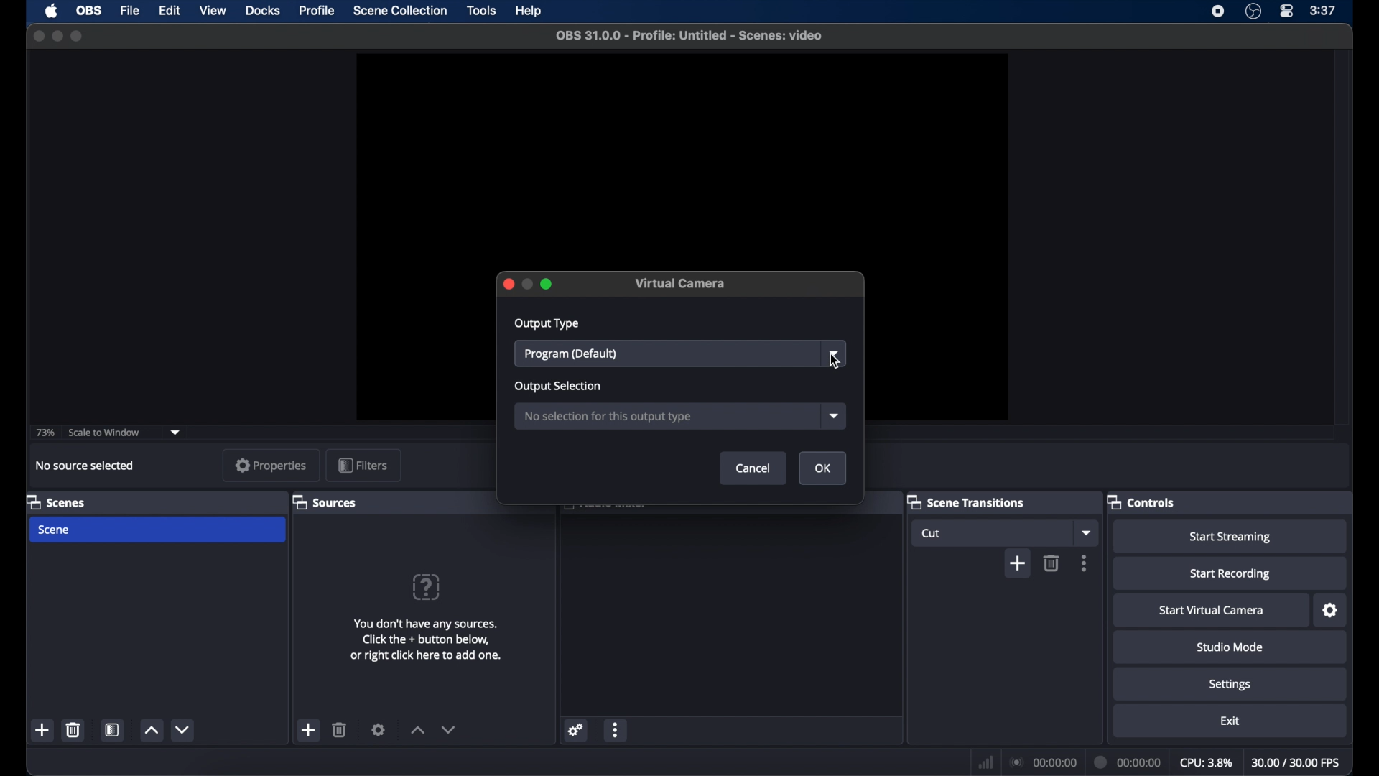 The width and height of the screenshot is (1379, 776). What do you see at coordinates (1051, 563) in the screenshot?
I see `delete` at bounding box center [1051, 563].